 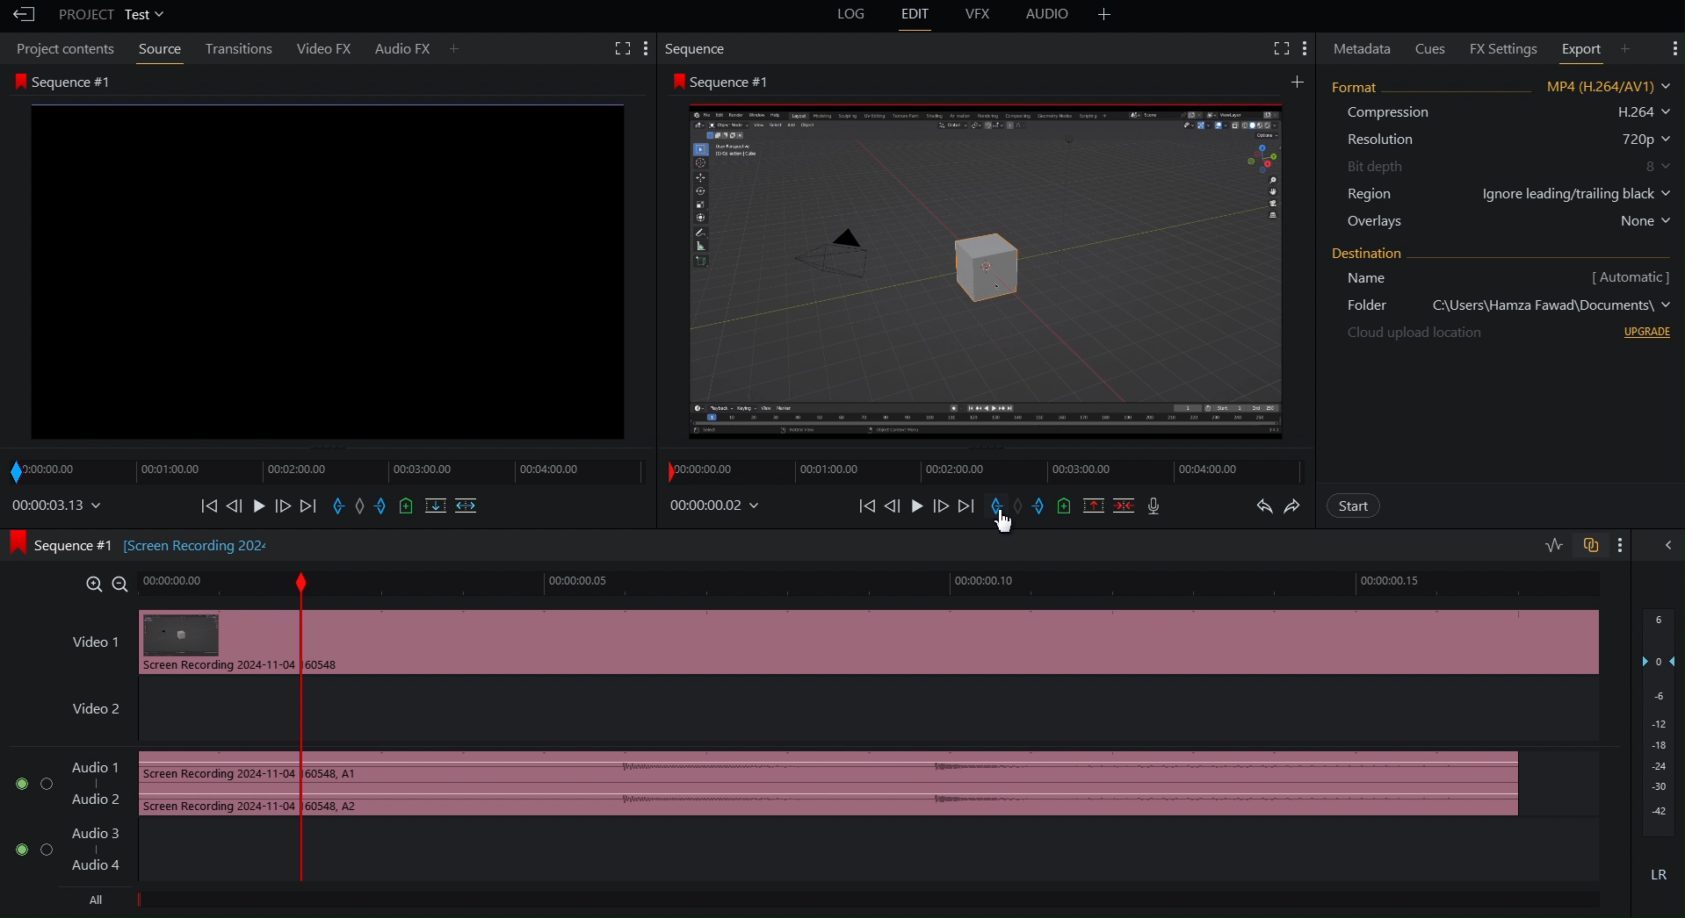 I want to click on Timeline, so click(x=782, y=584).